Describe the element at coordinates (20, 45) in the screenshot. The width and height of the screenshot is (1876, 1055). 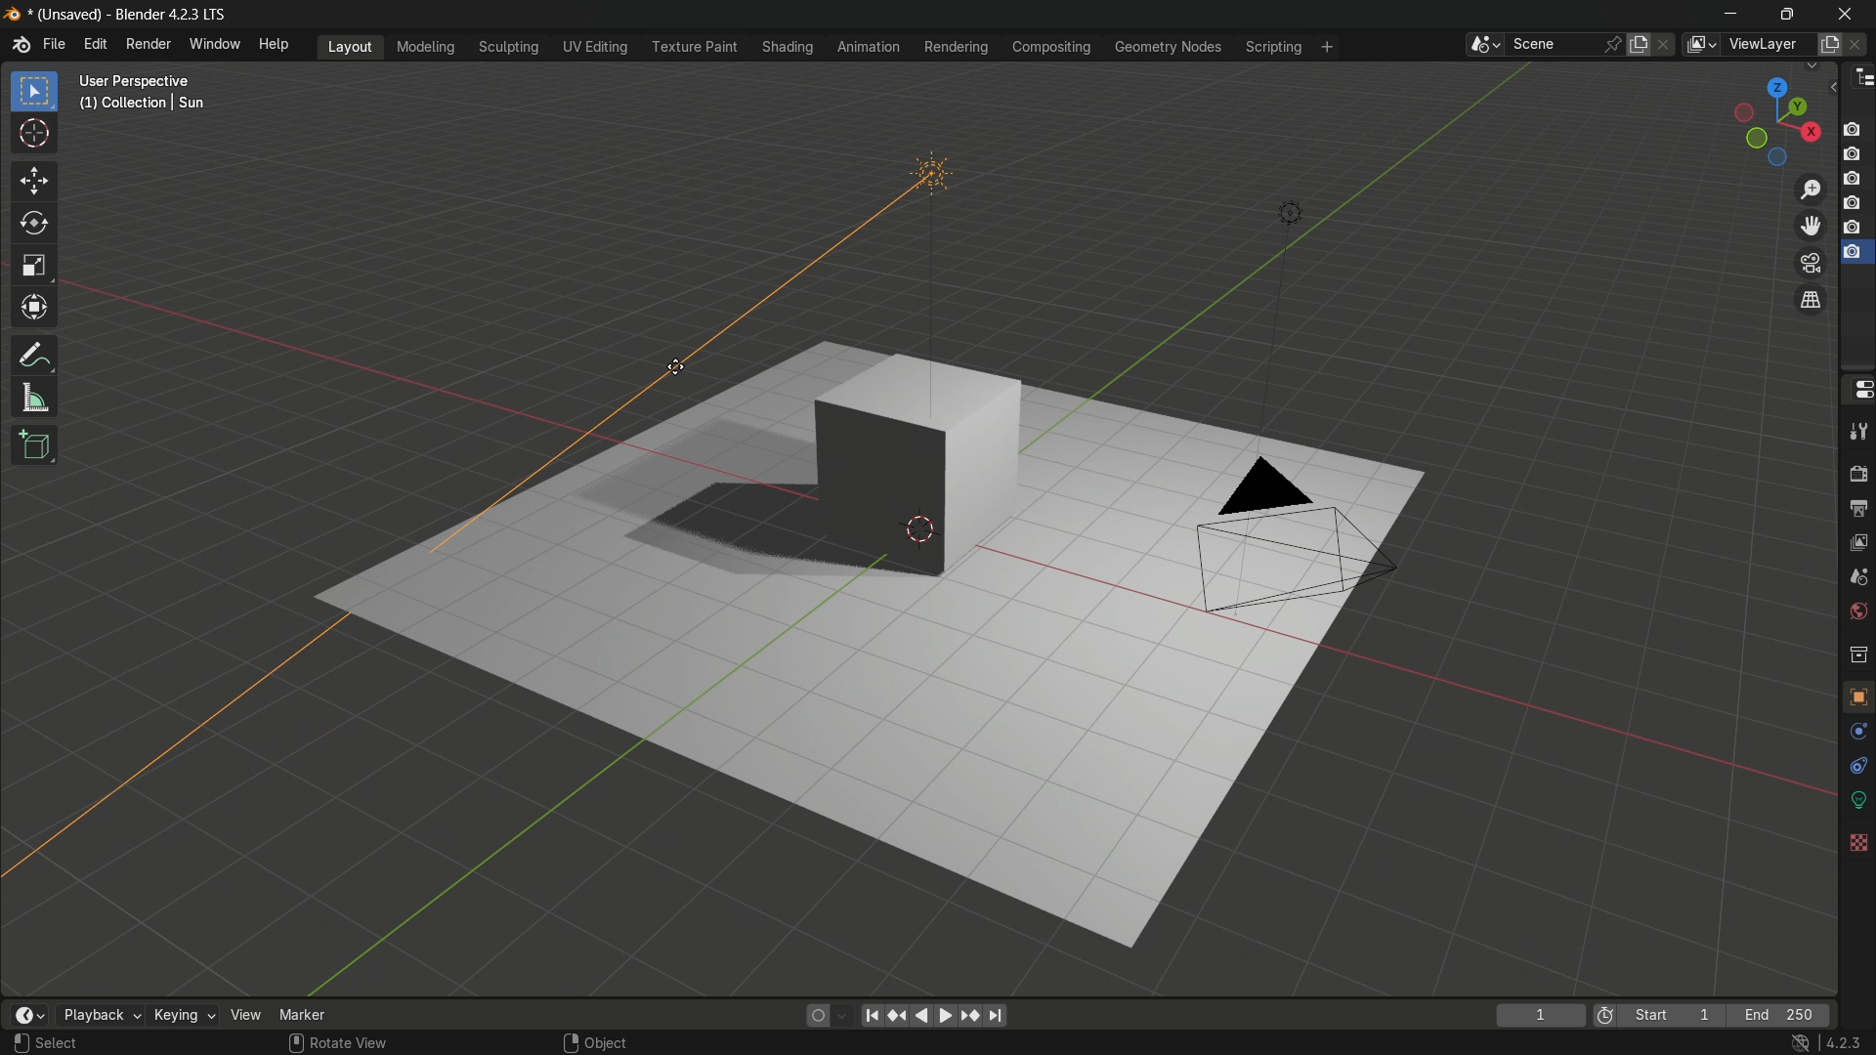
I see `logo` at that location.